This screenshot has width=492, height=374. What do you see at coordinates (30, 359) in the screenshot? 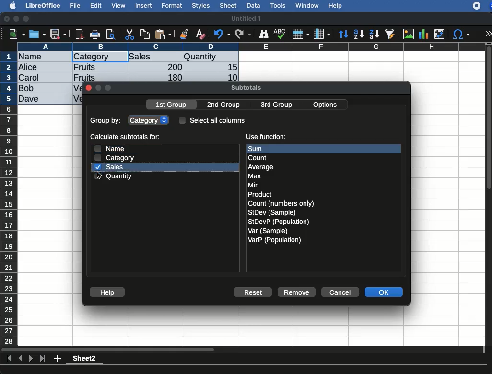
I see `next sheet` at bounding box center [30, 359].